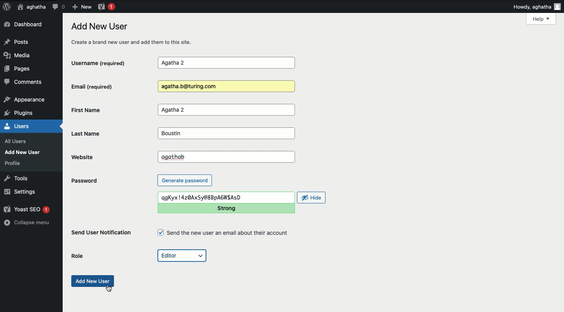  Describe the element at coordinates (7, 7) in the screenshot. I see `Logo` at that location.